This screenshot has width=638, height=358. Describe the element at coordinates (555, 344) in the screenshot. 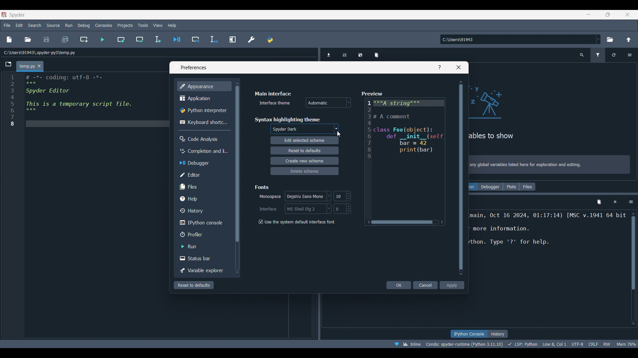

I see `cursor details` at that location.